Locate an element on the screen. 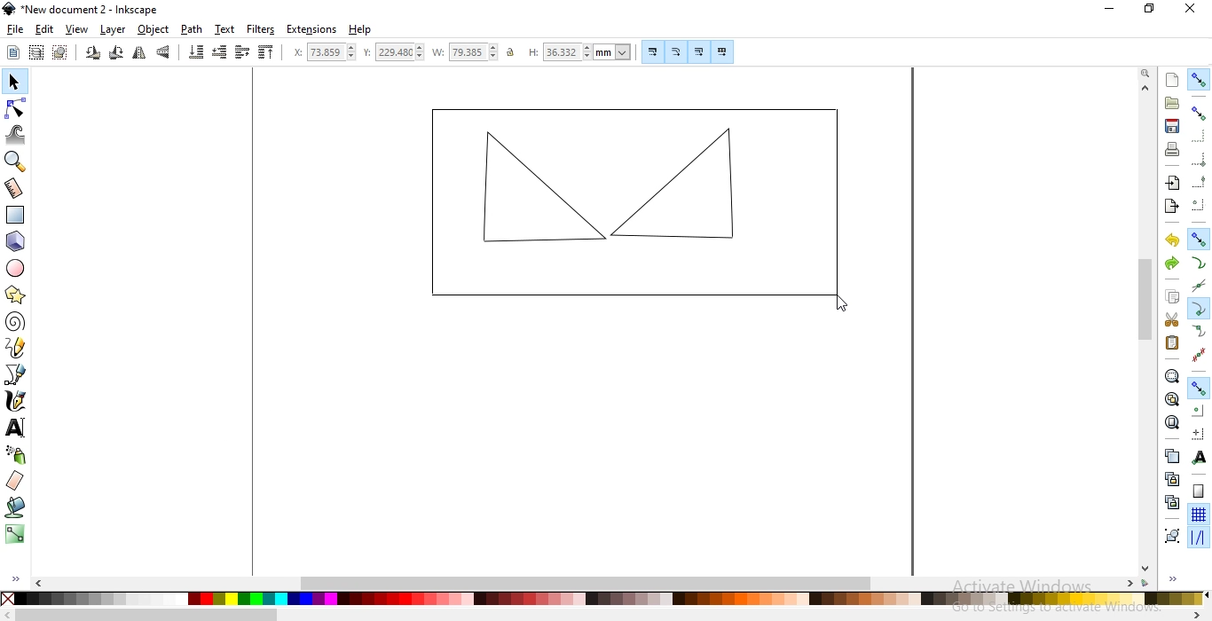  zoom to fit selection in window is located at coordinates (1172, 376).